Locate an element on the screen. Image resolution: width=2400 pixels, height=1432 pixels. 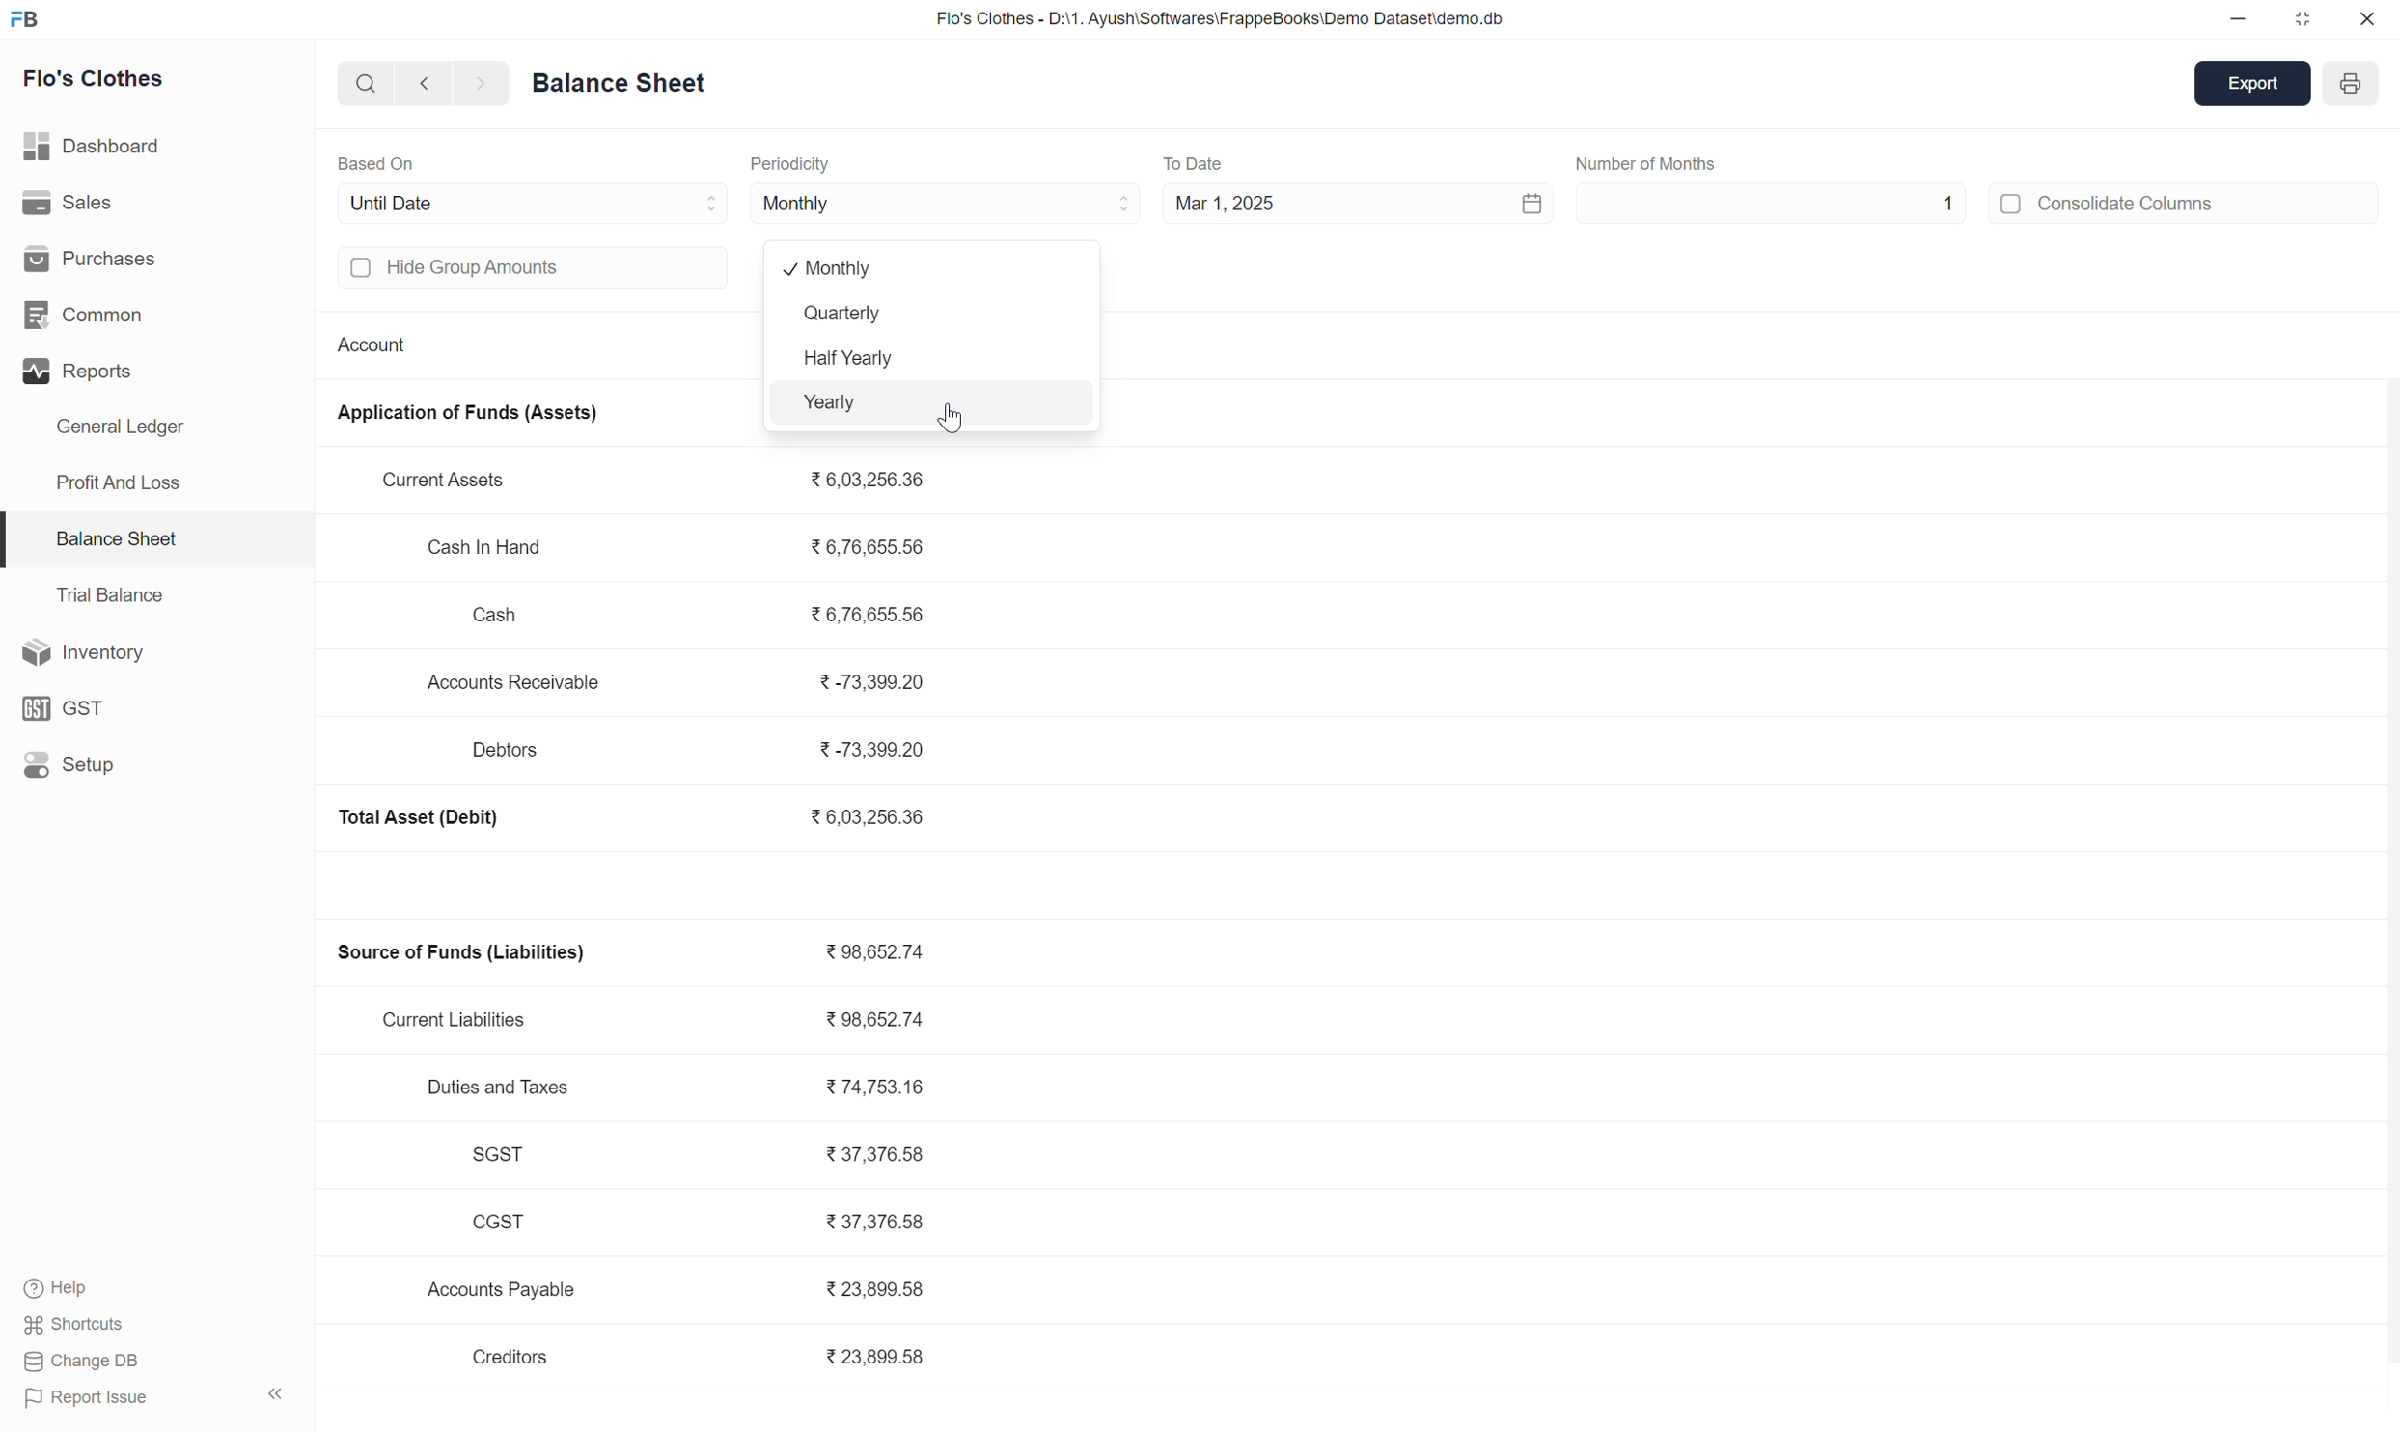
 Dashboard is located at coordinates (106, 148).